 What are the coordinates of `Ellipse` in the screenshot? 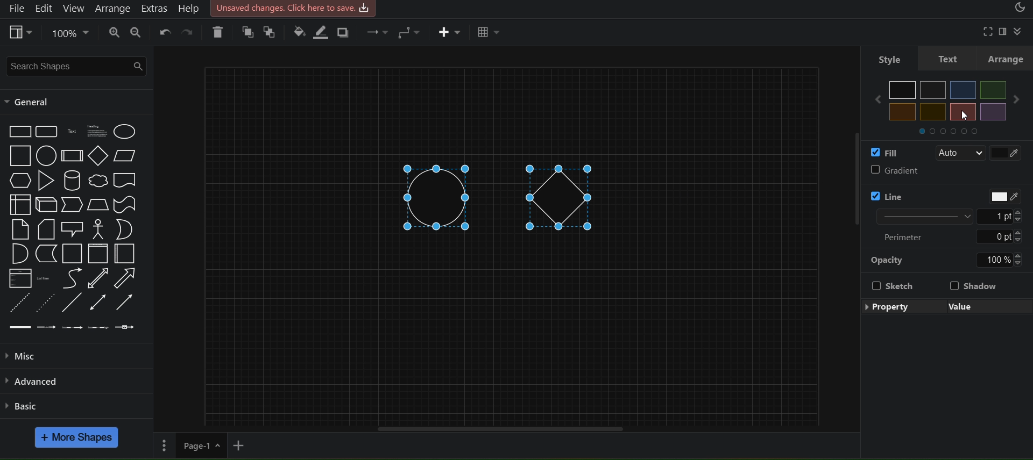 It's located at (126, 131).